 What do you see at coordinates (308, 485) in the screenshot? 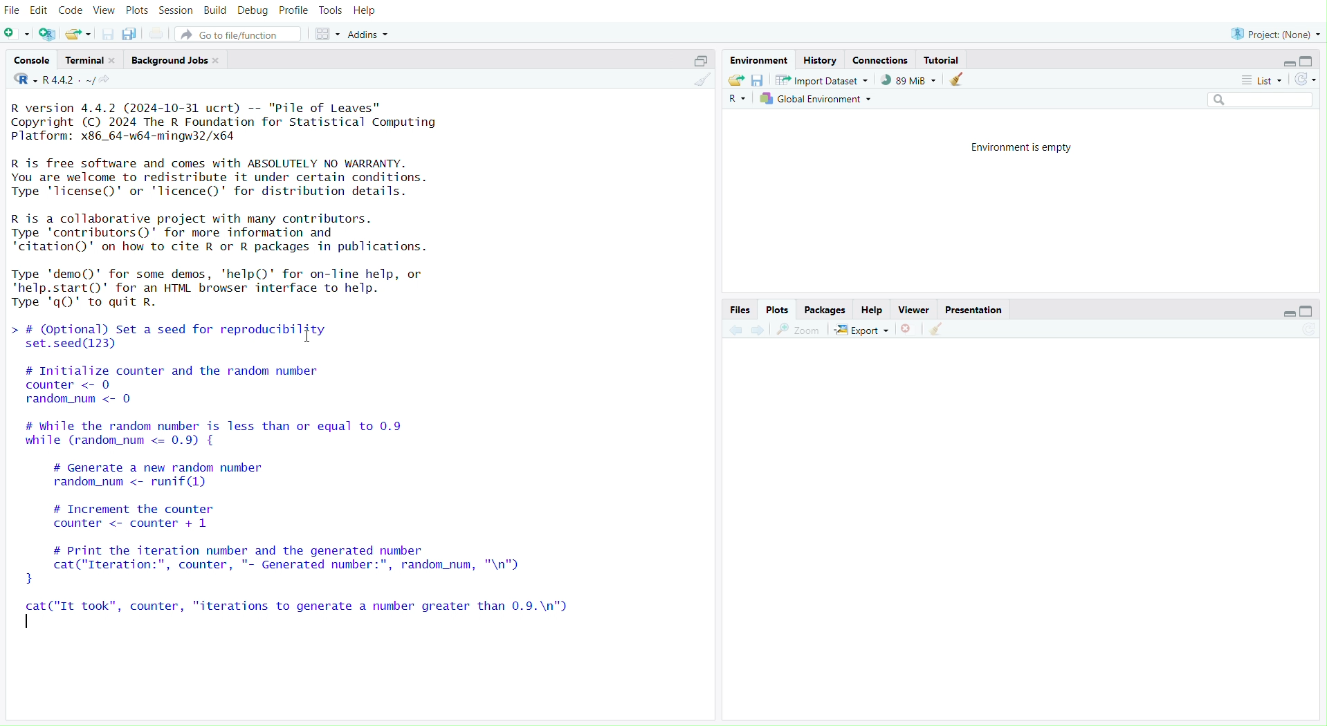
I see `> # (Optional) set a seed for reproducibility
set.seed(123)
# Initialize counter and the random number
counter <- 0
random_num <- 0
# while the random number is less than or equal to 0.9
while (random_num <= 0.9) {
# Generate a new random number
random_num <- runif(1)
# Increment the counter
counter <- counter + 1
# Print the iteration number and the generated number
cat("Iteration:", counter, "- Generated number:", random_num, "\n")
}
cat ("It took", counter, "iterations to generate a number greater than 0.9.\n")` at bounding box center [308, 485].